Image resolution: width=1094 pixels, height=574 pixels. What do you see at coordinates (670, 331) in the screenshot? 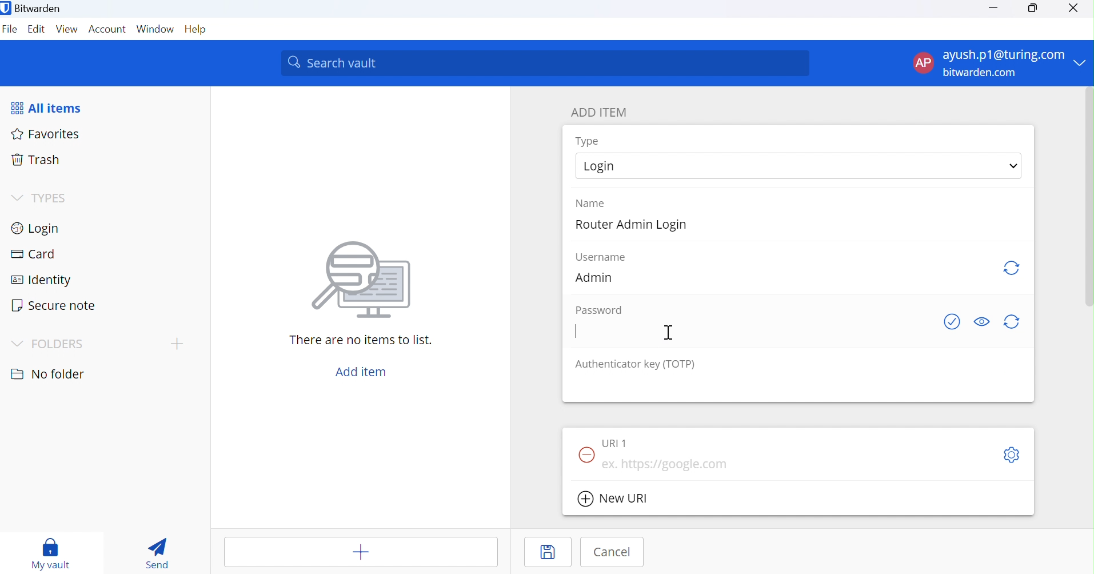
I see `Cursor` at bounding box center [670, 331].